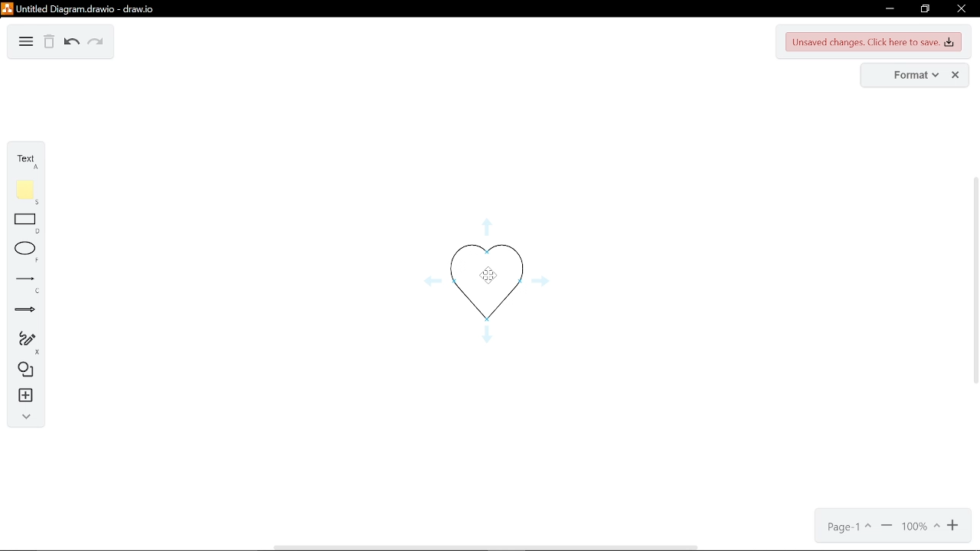  Describe the element at coordinates (955, 75) in the screenshot. I see `close` at that location.